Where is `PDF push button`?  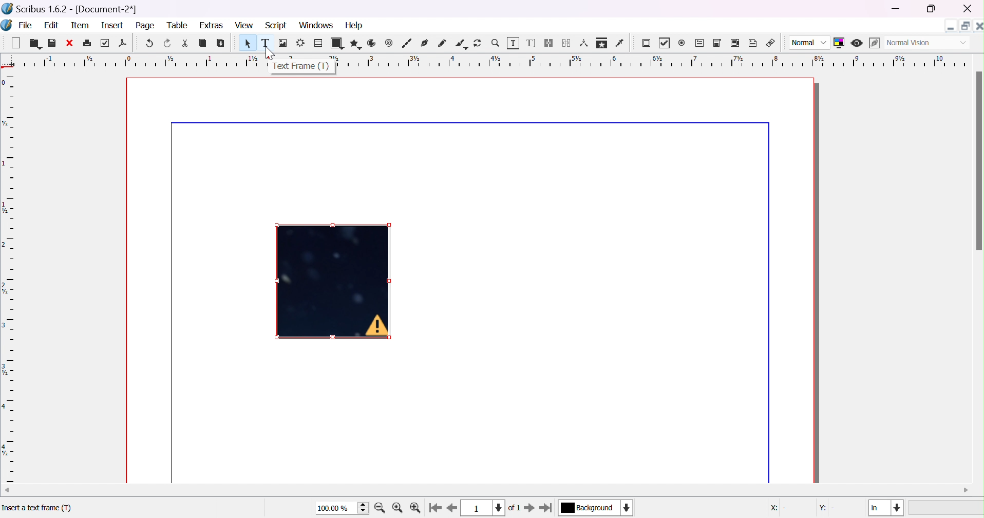 PDF push button is located at coordinates (648, 44).